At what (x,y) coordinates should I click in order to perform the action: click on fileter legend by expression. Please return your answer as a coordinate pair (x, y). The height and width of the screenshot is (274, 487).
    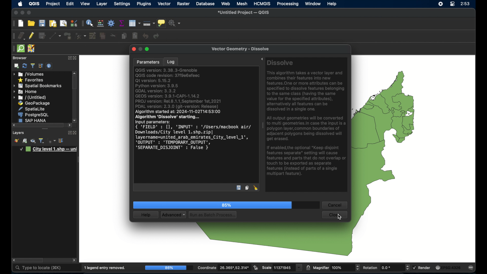
    Looking at the image, I should click on (52, 141).